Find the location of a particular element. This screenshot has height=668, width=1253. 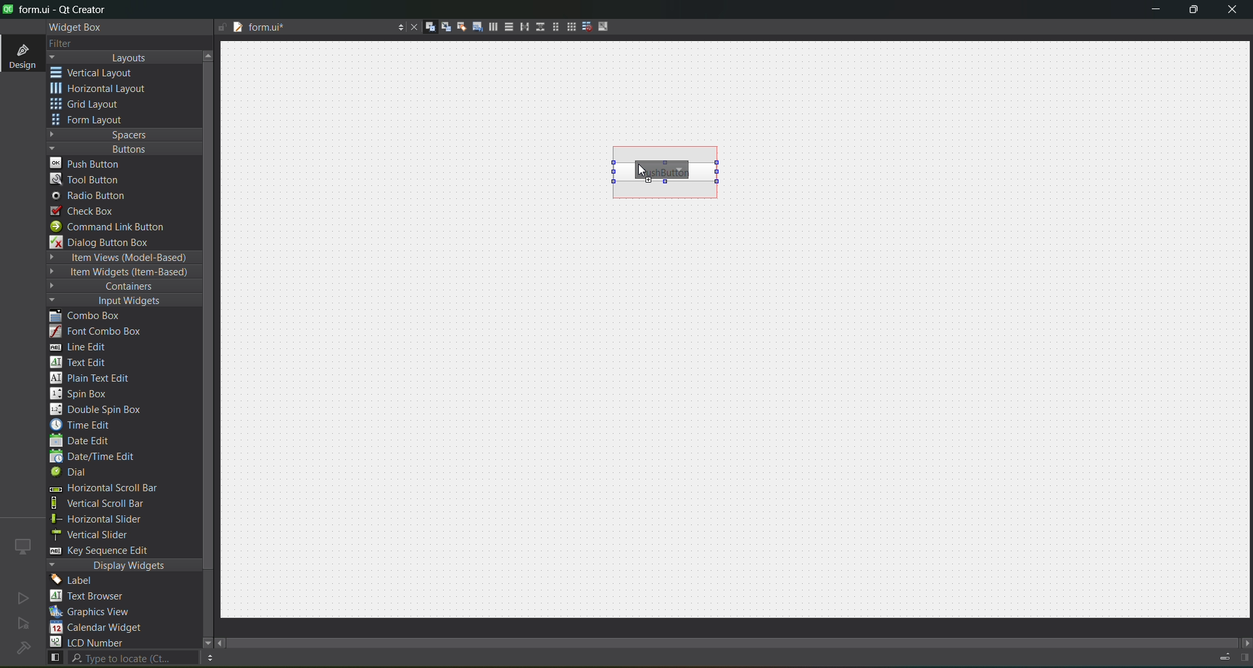

vertical scroll bar is located at coordinates (112, 504).